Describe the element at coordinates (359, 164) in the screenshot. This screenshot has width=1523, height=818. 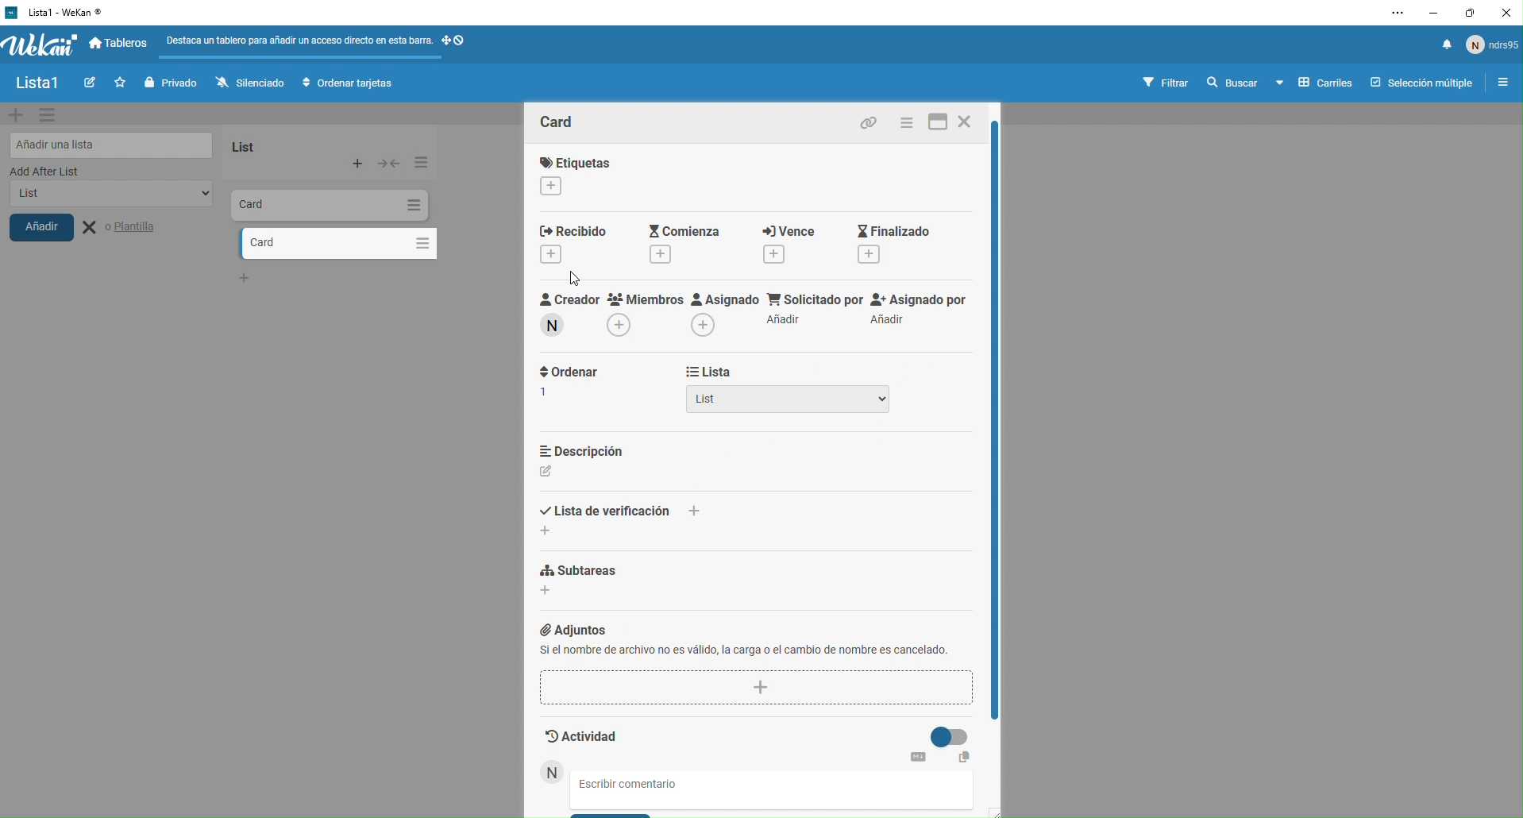
I see `Add` at that location.